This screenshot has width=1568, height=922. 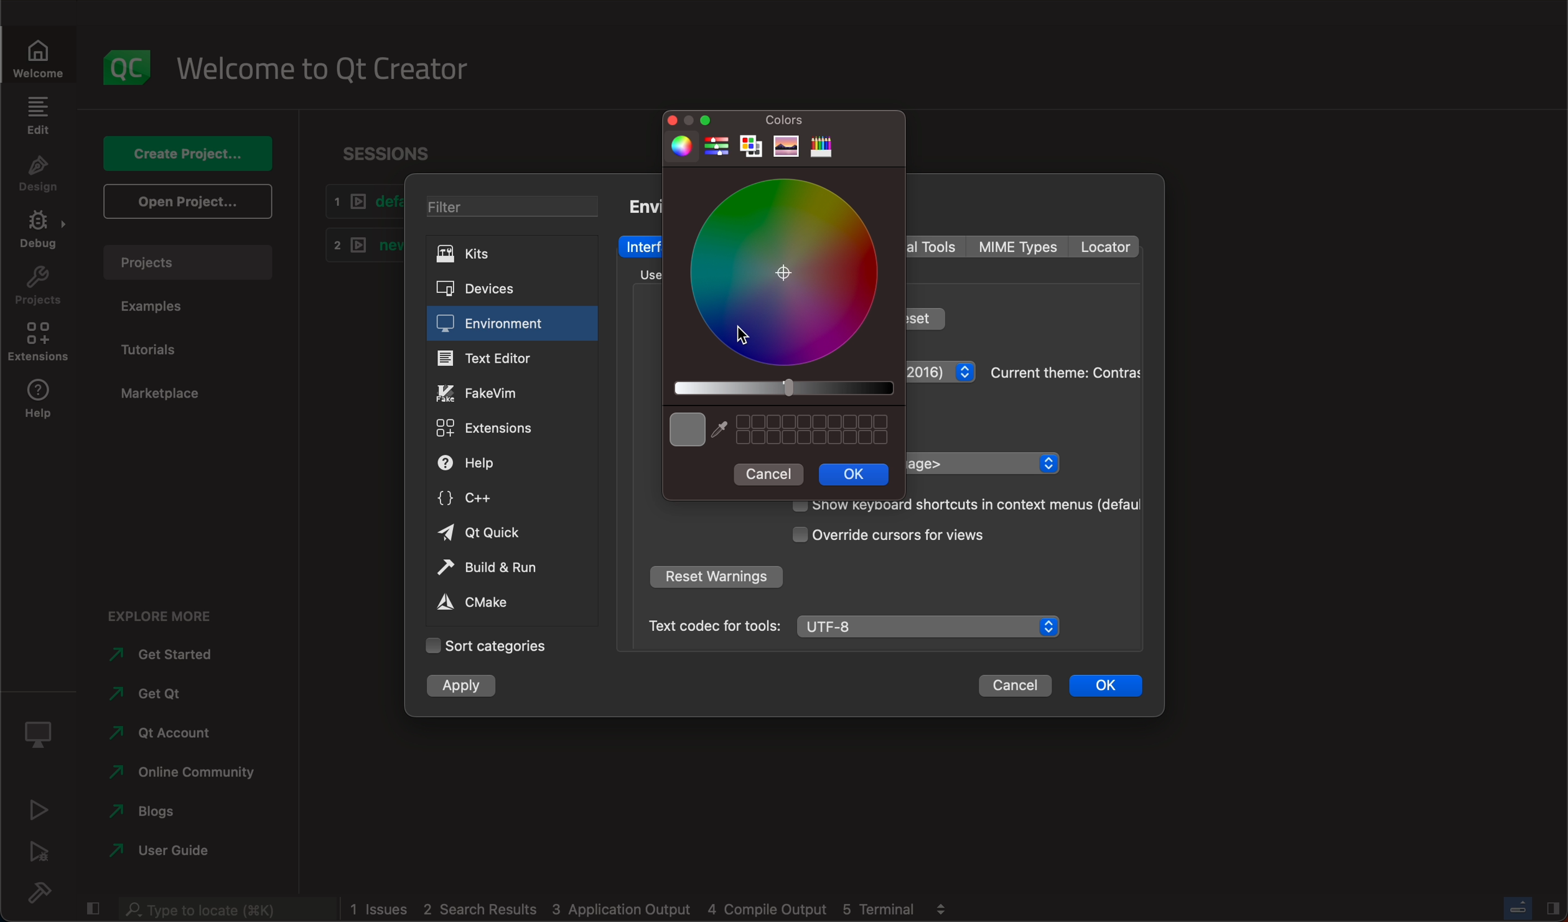 What do you see at coordinates (512, 357) in the screenshot?
I see `text editor` at bounding box center [512, 357].